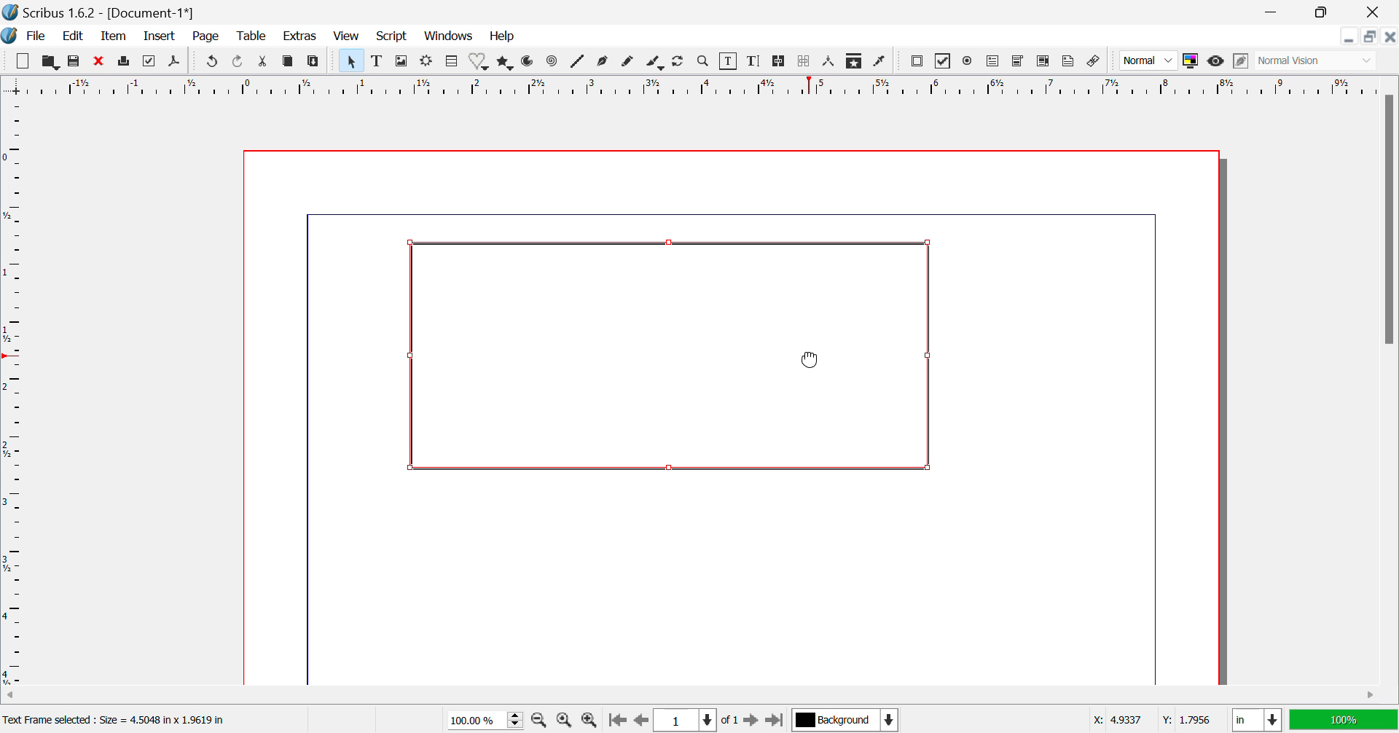 Image resolution: width=1399 pixels, height=733 pixels. Describe the element at coordinates (149, 63) in the screenshot. I see `Preflight Verifier` at that location.